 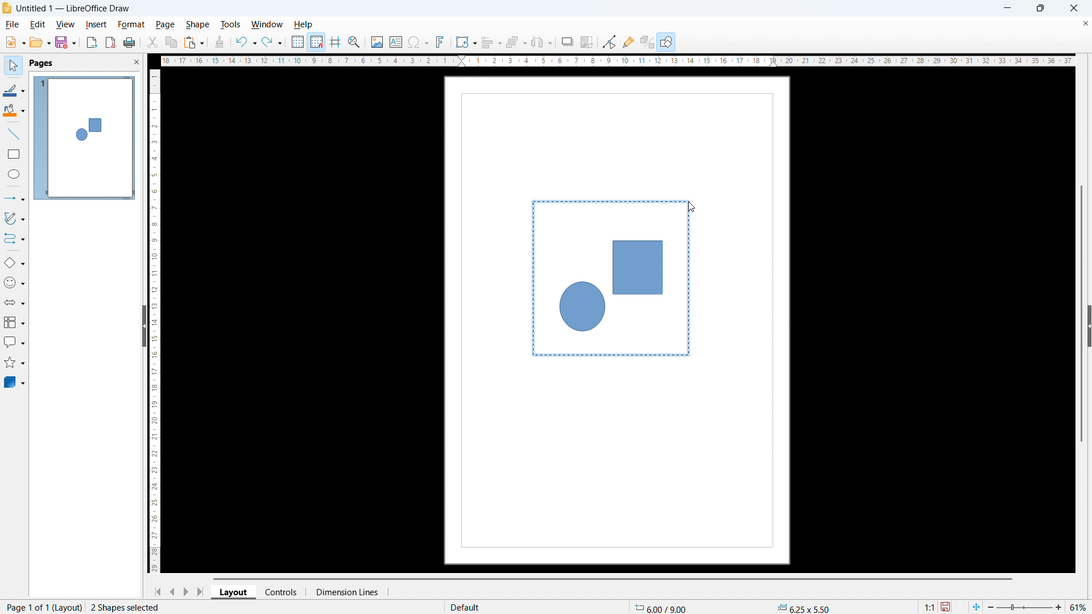 I want to click on help, so click(x=304, y=25).